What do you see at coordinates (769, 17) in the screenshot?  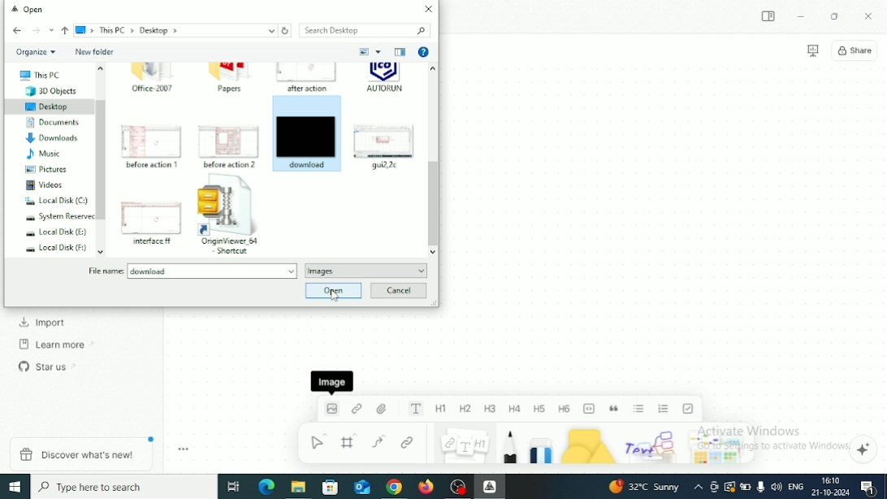 I see `Expand sidebar` at bounding box center [769, 17].